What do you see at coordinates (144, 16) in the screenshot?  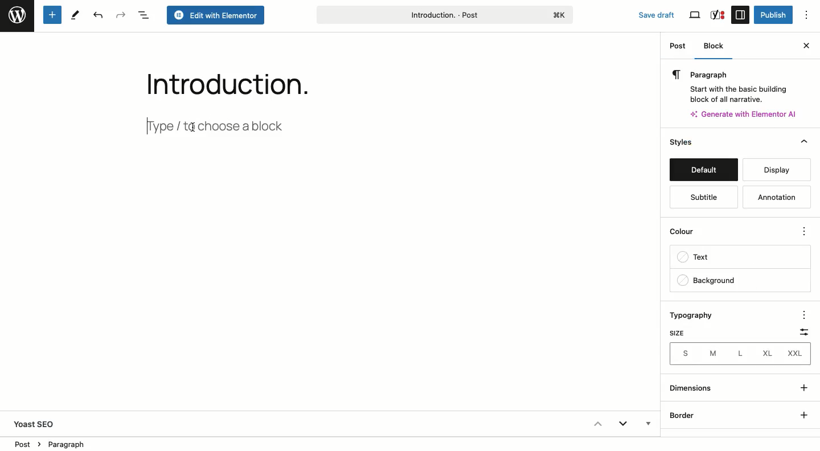 I see `Document overview` at bounding box center [144, 16].